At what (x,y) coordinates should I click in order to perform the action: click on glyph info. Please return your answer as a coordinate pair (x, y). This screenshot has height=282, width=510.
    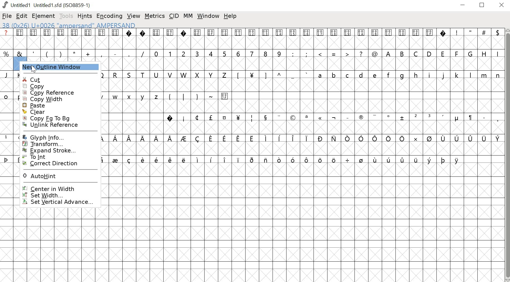
    Looking at the image, I should click on (62, 136).